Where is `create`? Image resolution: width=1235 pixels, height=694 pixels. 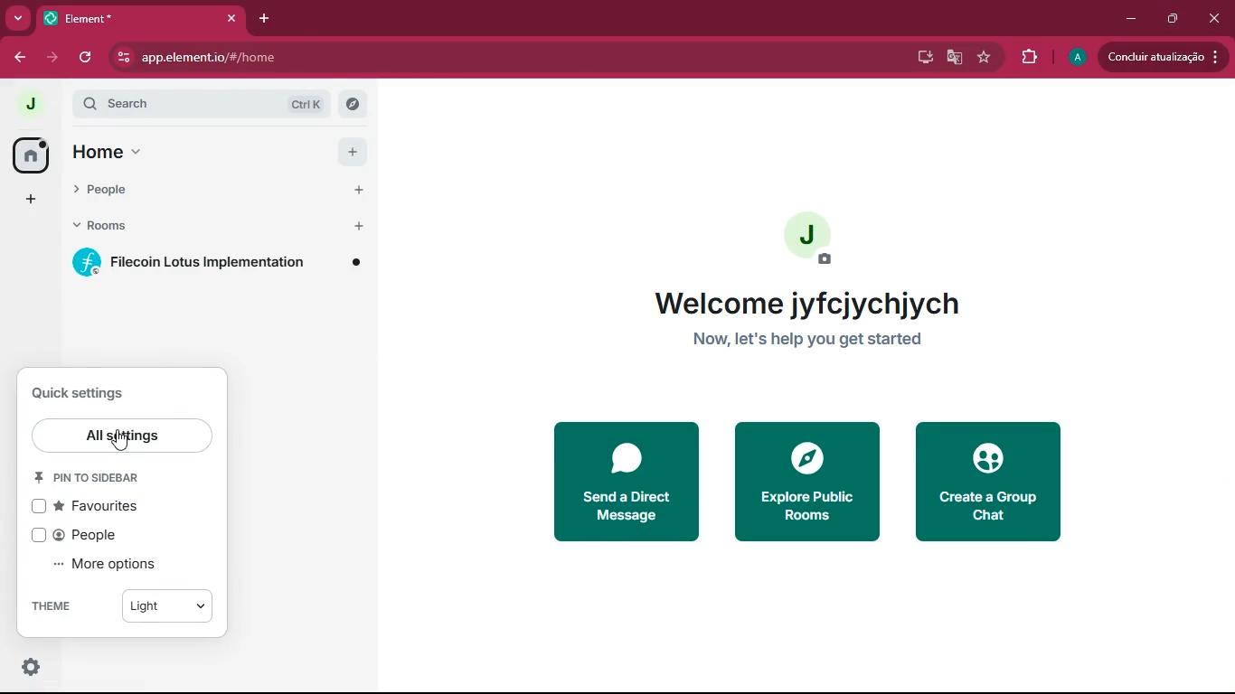
create is located at coordinates (990, 483).